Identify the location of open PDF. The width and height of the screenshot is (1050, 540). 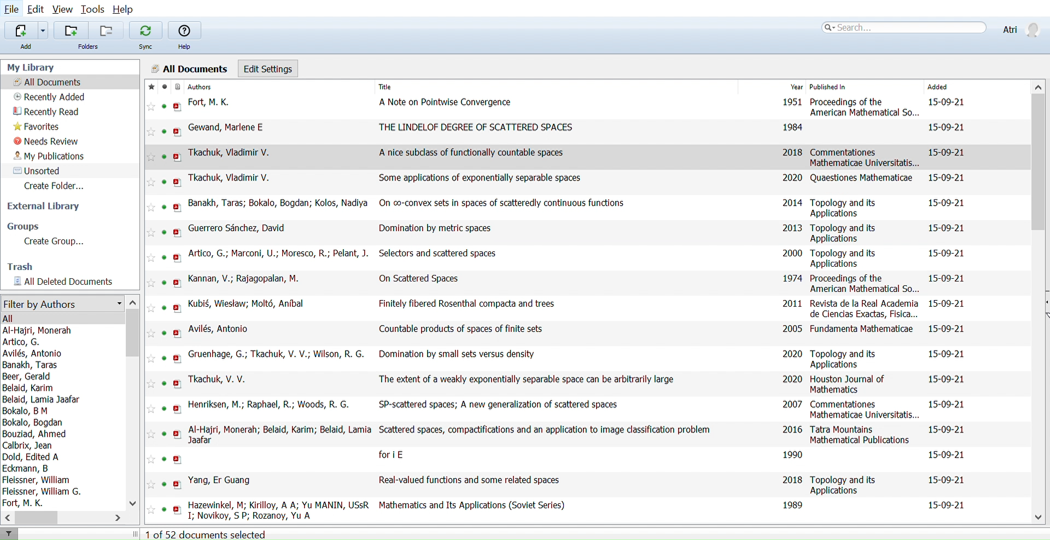
(178, 207).